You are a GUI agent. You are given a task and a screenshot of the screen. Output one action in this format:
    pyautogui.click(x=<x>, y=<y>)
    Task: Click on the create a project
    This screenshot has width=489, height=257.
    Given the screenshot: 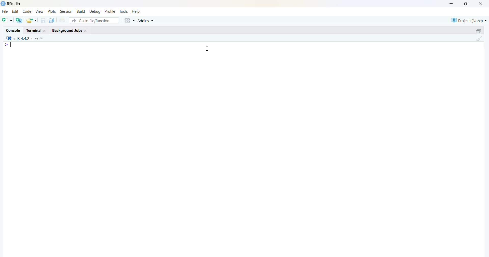 What is the action you would take?
    pyautogui.click(x=19, y=20)
    